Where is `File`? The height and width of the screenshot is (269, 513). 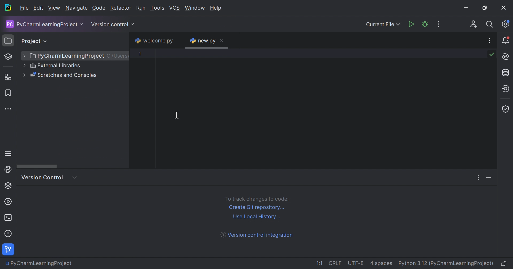 File is located at coordinates (24, 8).